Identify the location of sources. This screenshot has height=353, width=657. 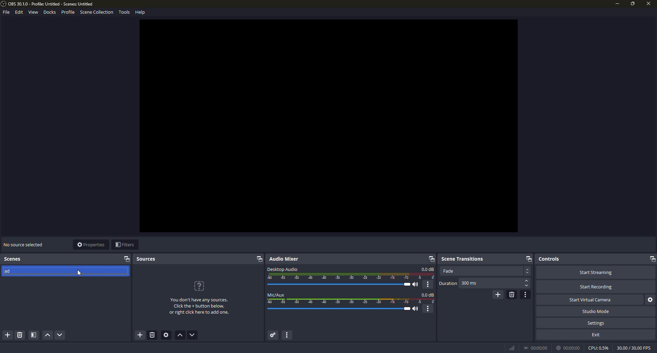
(147, 259).